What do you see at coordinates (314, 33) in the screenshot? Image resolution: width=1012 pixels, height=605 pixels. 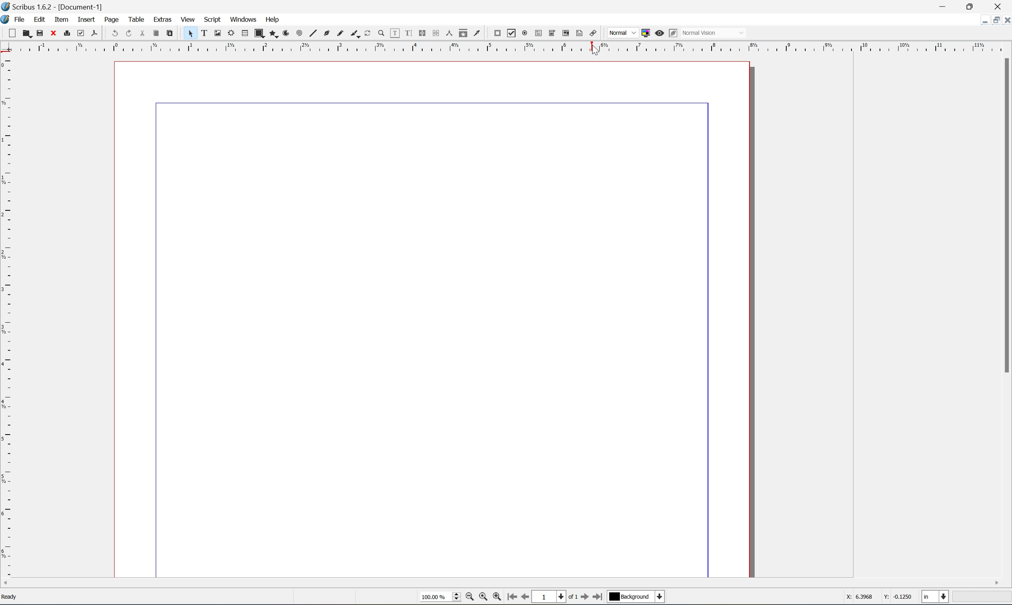 I see `line` at bounding box center [314, 33].